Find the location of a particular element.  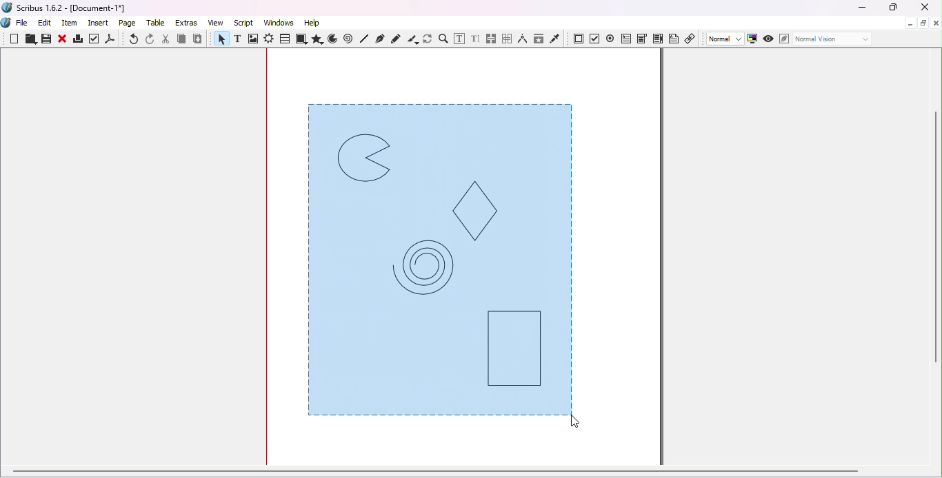

Close is located at coordinates (922, 8).